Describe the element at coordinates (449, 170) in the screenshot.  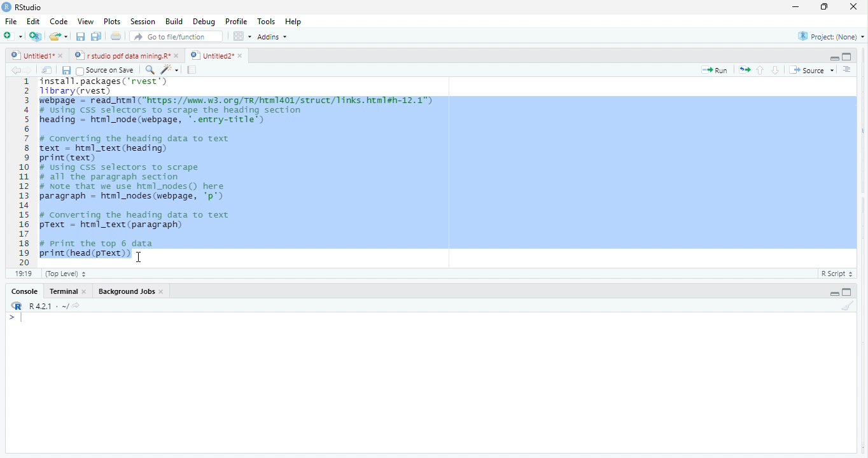
I see `SESTATE. PELEIgESL. Vewes J
Tibrary(rvest)|

Febpage = read_htm1 (https: //mm.w3. org/TR/htm1401/struct/Tinks. html#h-12.1")
# Using Css selectors to scrape the heading section

heading = html_node (webpage, '.entry-title')

# Converting the heading data to text

text = htnl_text (heading)

print (text)

# using Css selectors to scrape

# all the paragraph section

# Note that we use html_nodes() here

paragraph = html_nodes (webpage, 'p')

# Converting the heading data to text

pText = html_text (paragraph)

# Print the top 6 data

pl by -silhary-. +304` at that location.